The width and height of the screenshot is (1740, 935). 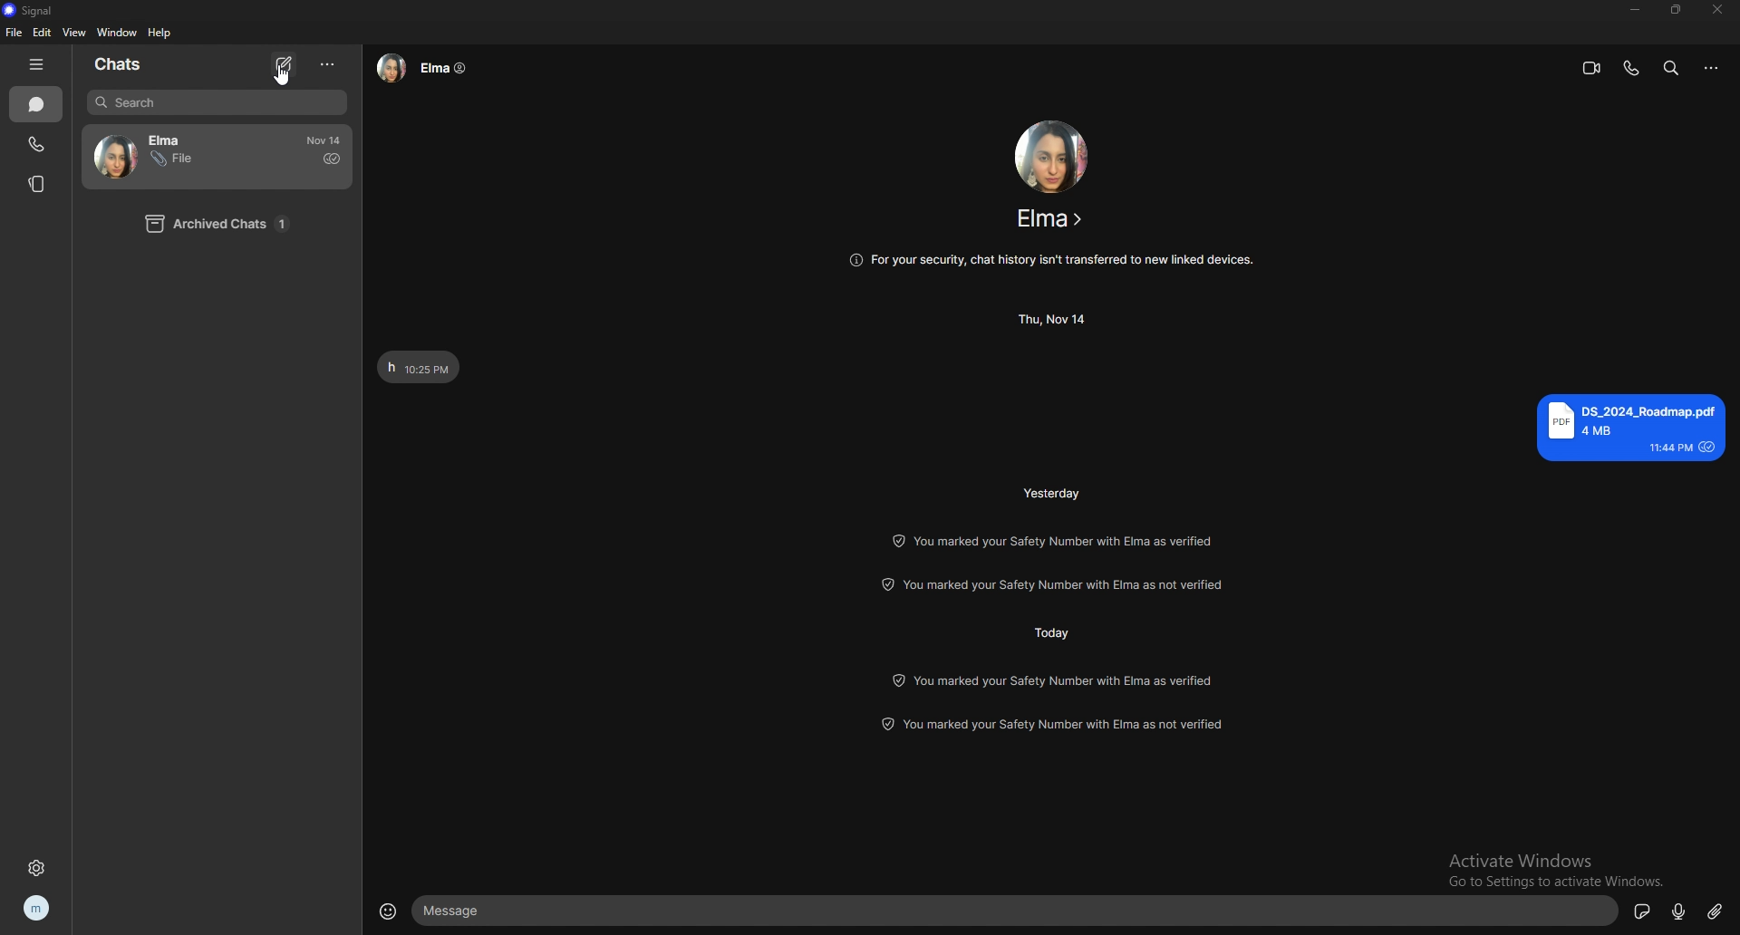 What do you see at coordinates (161, 33) in the screenshot?
I see `help` at bounding box center [161, 33].